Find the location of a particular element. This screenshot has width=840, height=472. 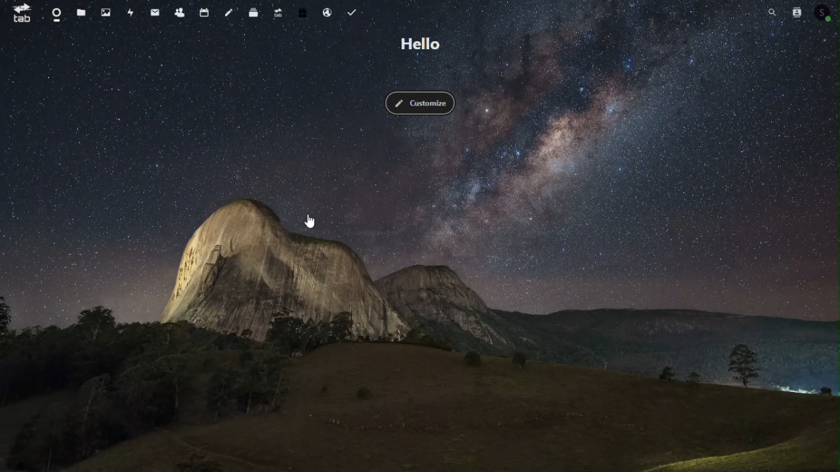

Free trial is located at coordinates (302, 14).